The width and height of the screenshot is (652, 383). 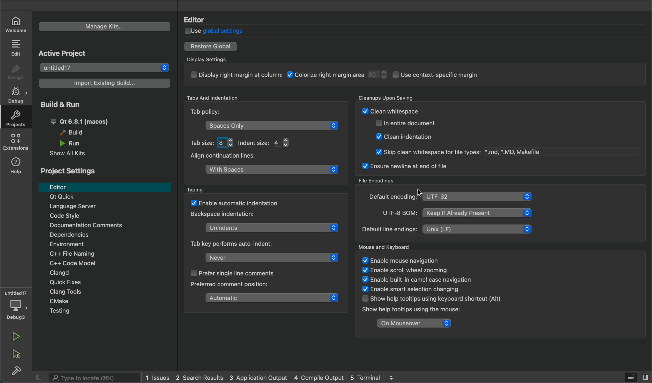 I want to click on existing builds, so click(x=102, y=83).